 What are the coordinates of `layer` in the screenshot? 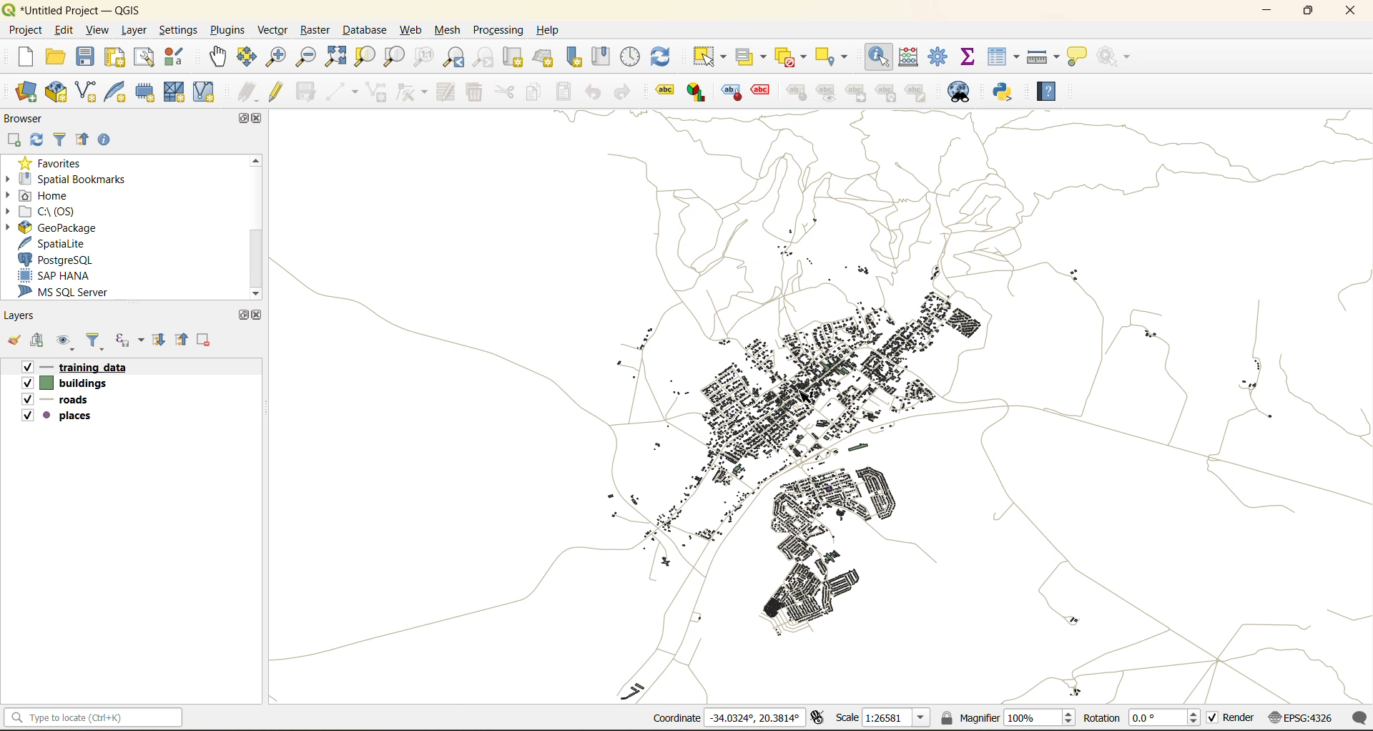 It's located at (137, 31).